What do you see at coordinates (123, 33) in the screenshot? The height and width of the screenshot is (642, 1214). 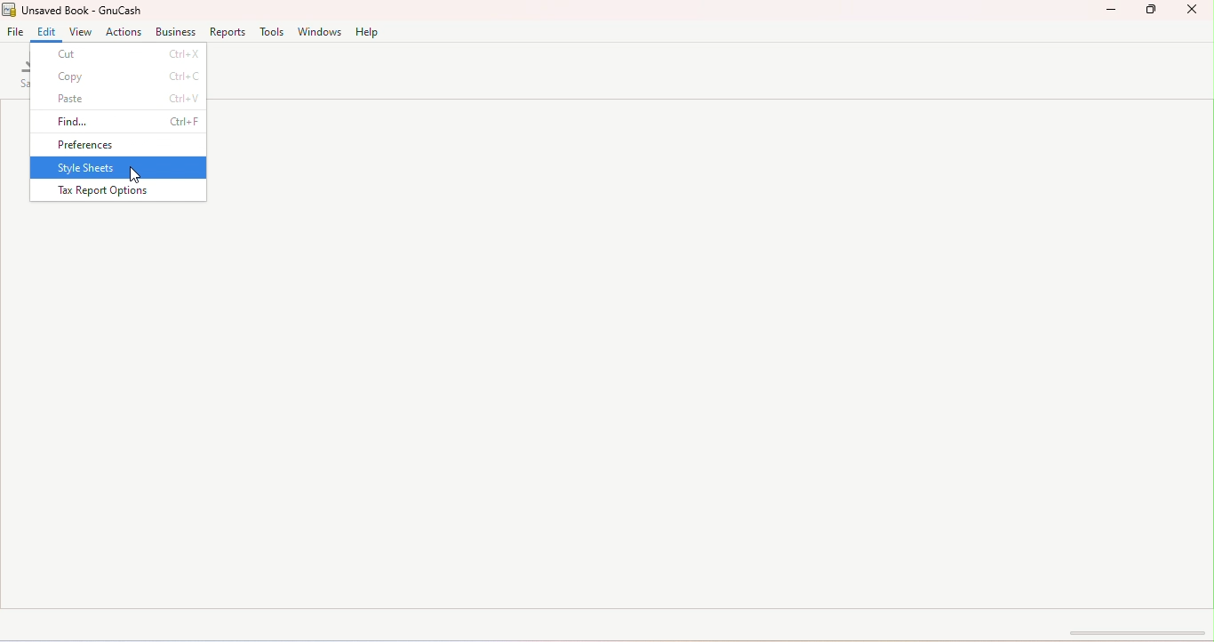 I see `actions` at bounding box center [123, 33].